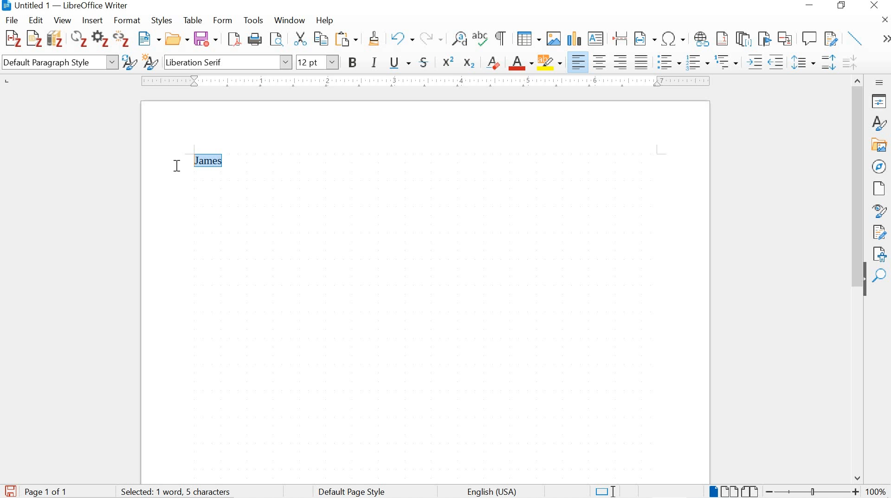  I want to click on scrollbar, so click(858, 172).